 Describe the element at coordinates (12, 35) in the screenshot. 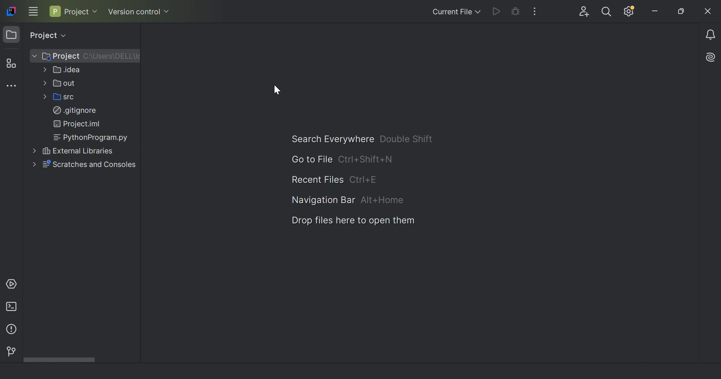

I see `Project` at that location.